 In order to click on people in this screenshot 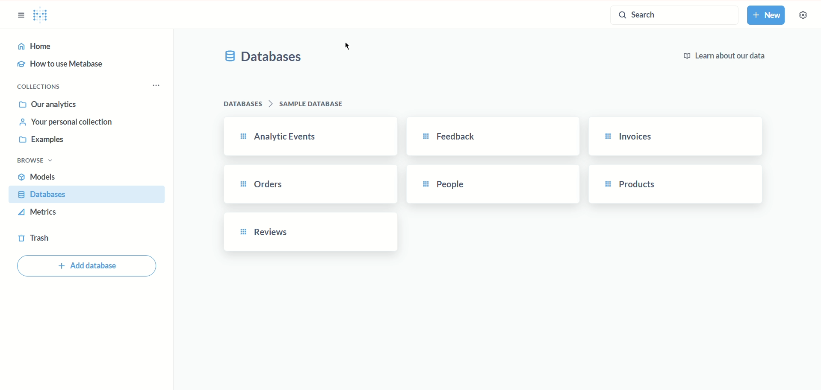, I will do `click(492, 185)`.